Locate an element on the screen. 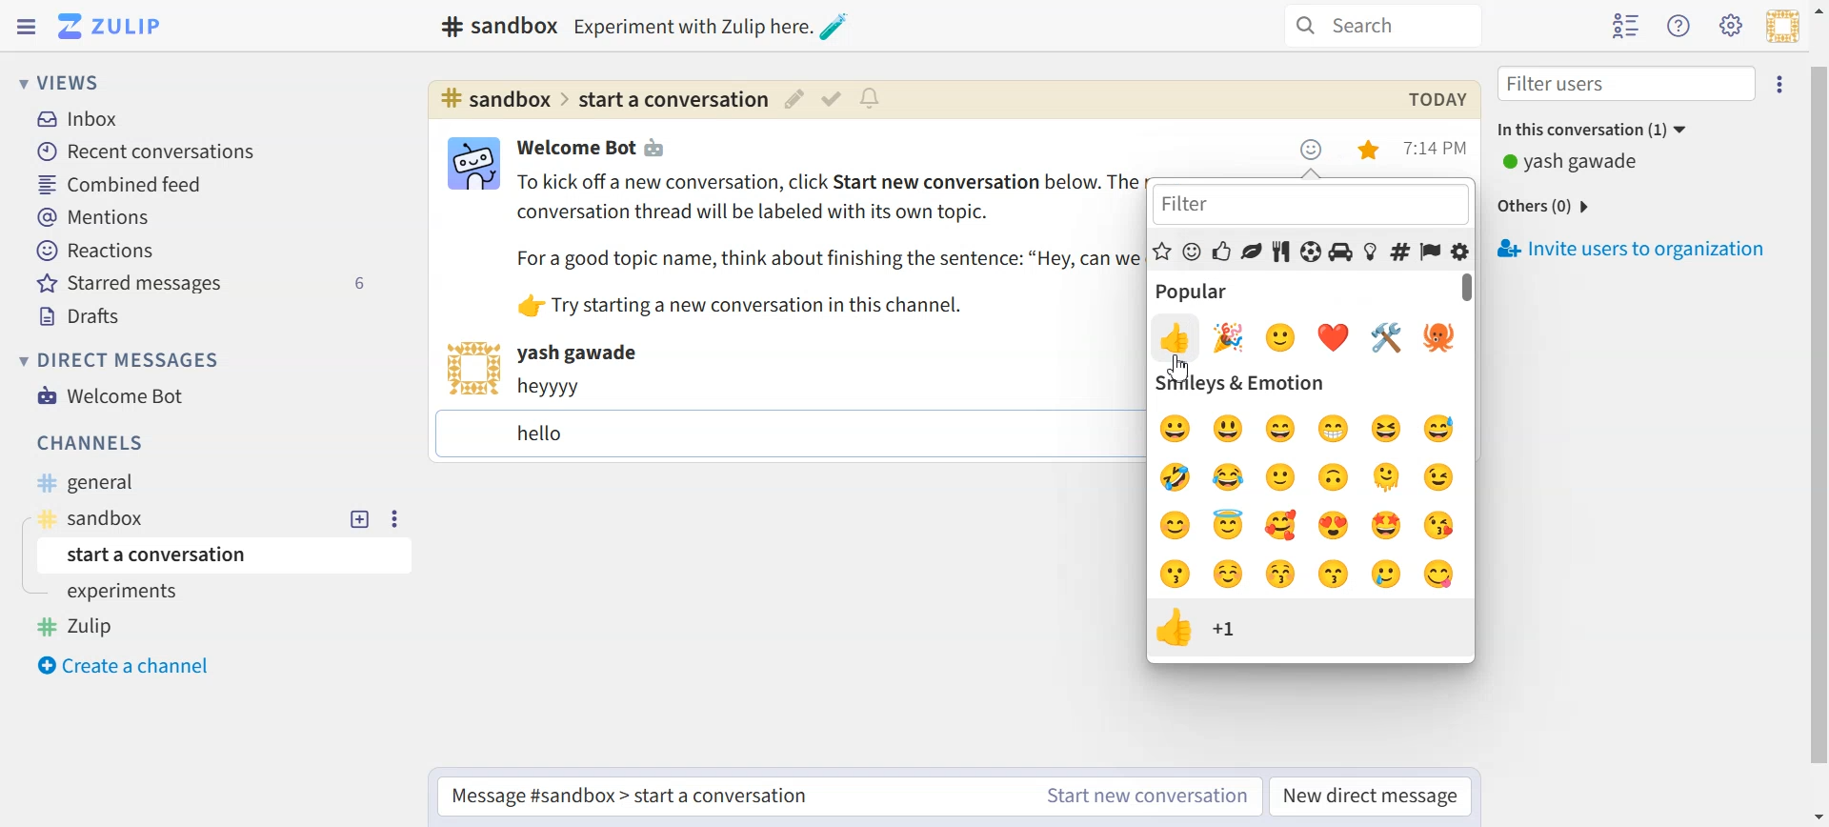 The width and height of the screenshot is (1829, 827). Text is located at coordinates (1436, 99).